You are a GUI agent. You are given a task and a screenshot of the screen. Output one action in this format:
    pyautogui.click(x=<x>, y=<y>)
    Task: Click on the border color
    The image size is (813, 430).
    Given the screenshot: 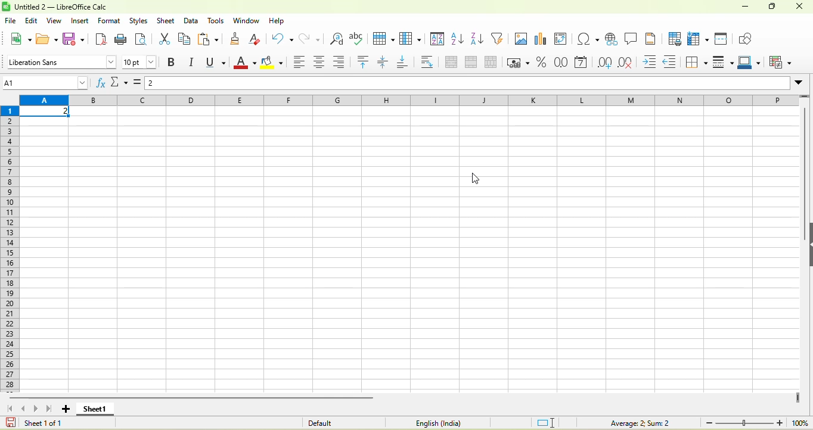 What is the action you would take?
    pyautogui.click(x=752, y=63)
    